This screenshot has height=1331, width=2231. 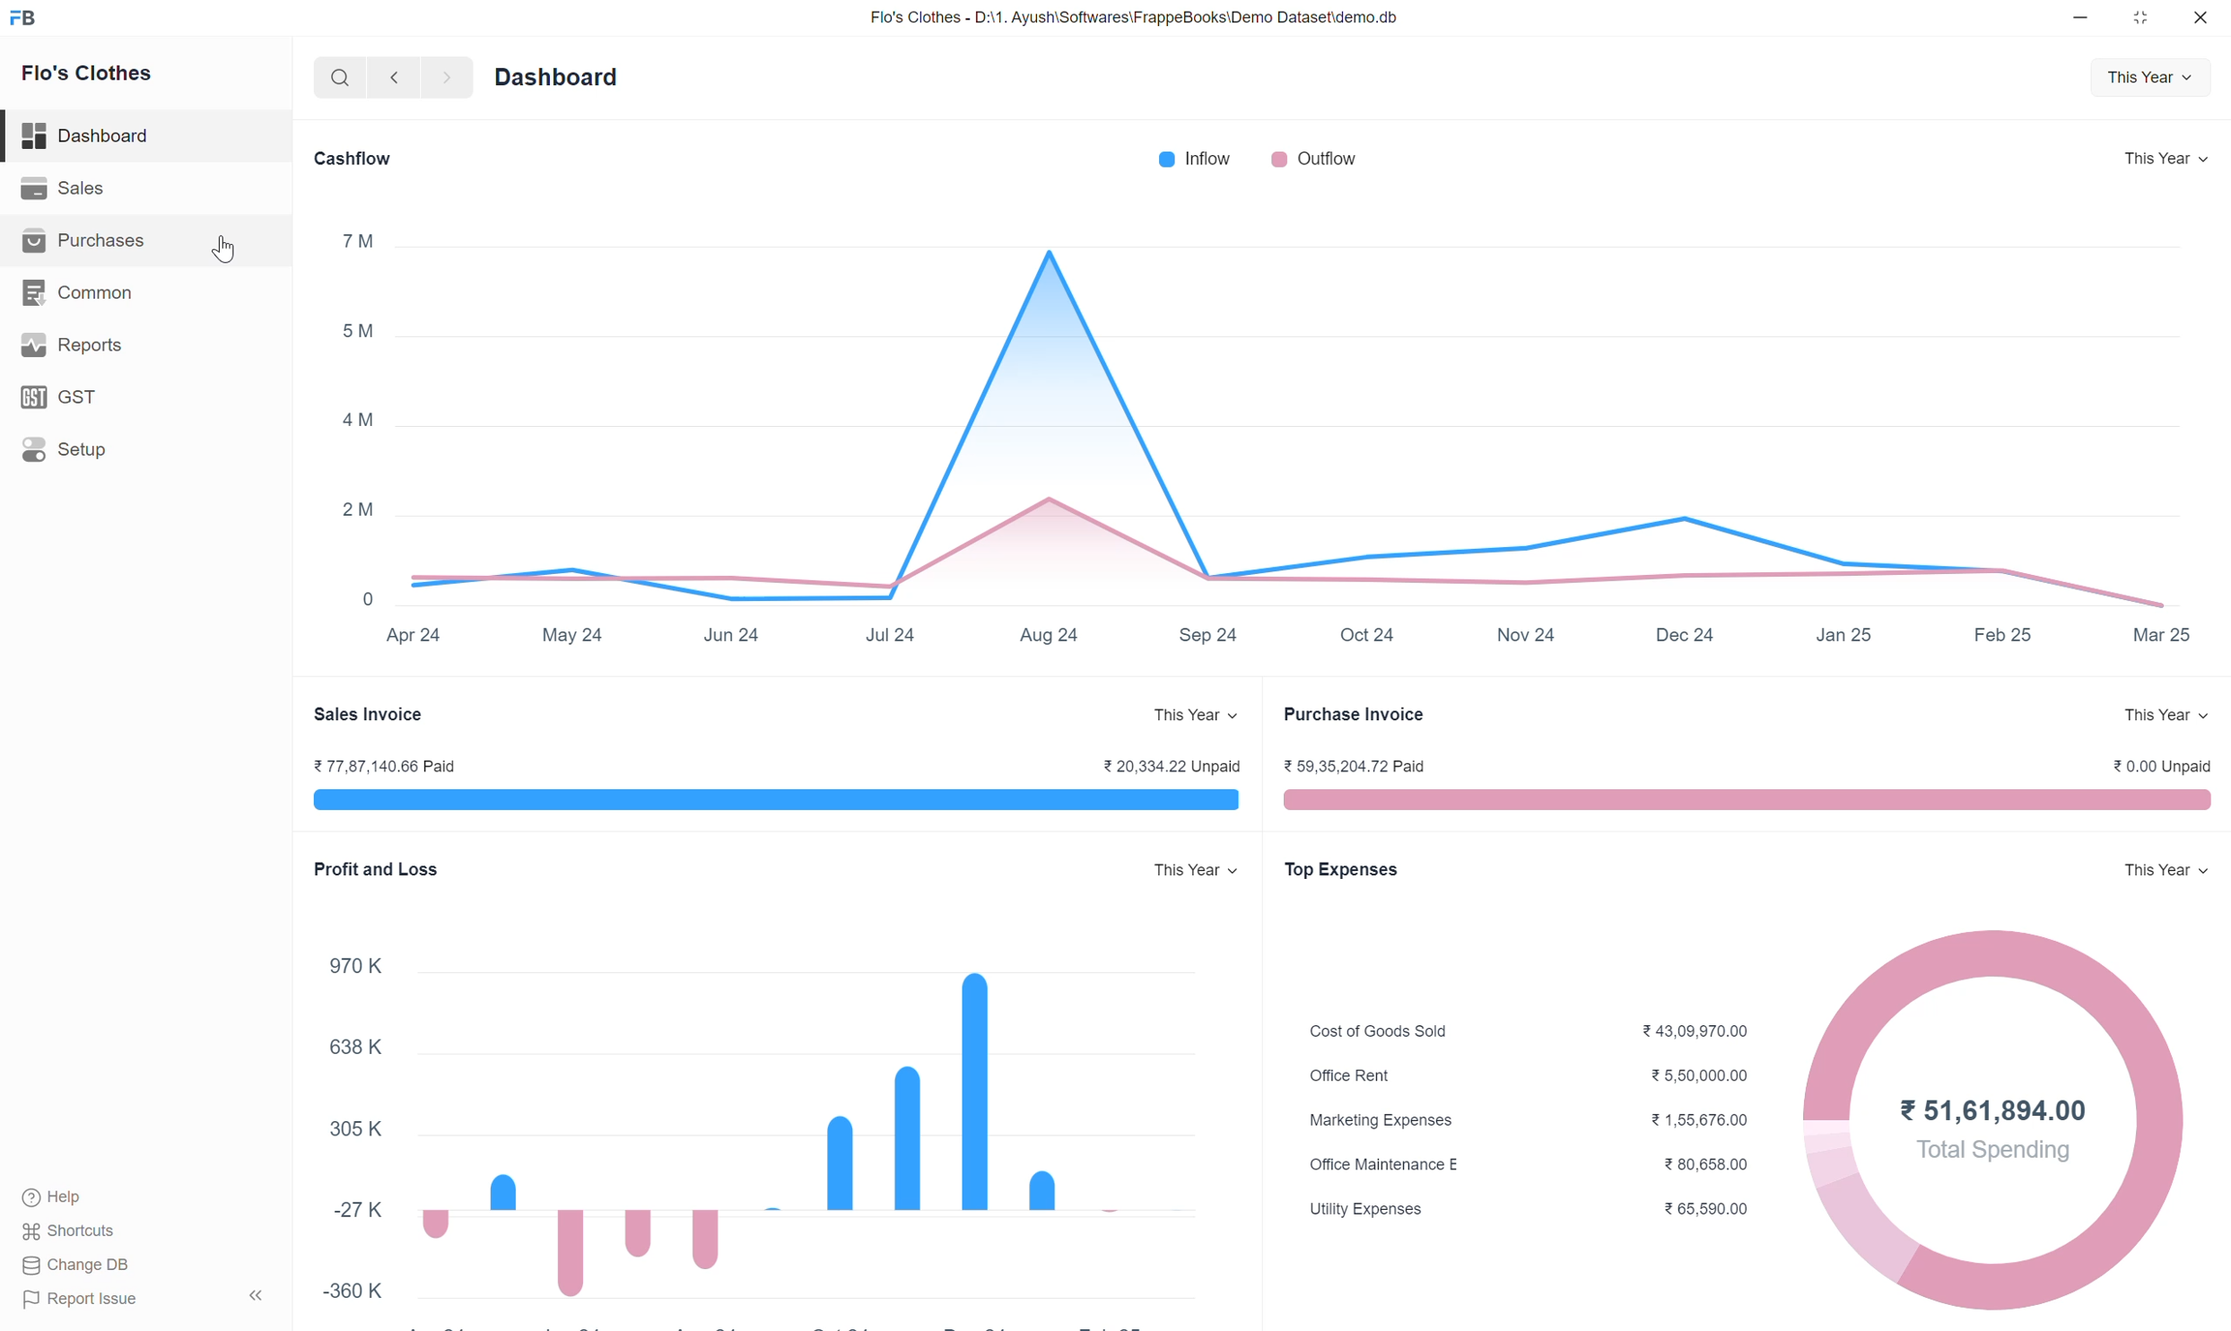 What do you see at coordinates (72, 345) in the screenshot?
I see `Reports ` at bounding box center [72, 345].